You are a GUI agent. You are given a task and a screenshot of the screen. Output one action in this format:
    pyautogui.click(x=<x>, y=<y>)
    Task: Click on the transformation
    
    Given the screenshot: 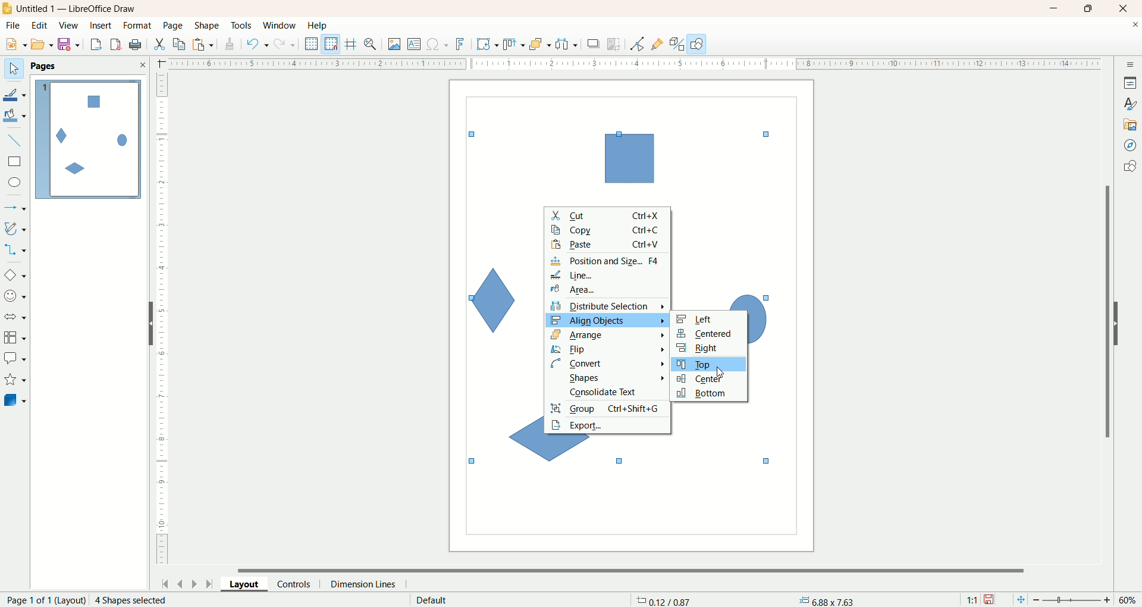 What is the action you would take?
    pyautogui.click(x=488, y=45)
    